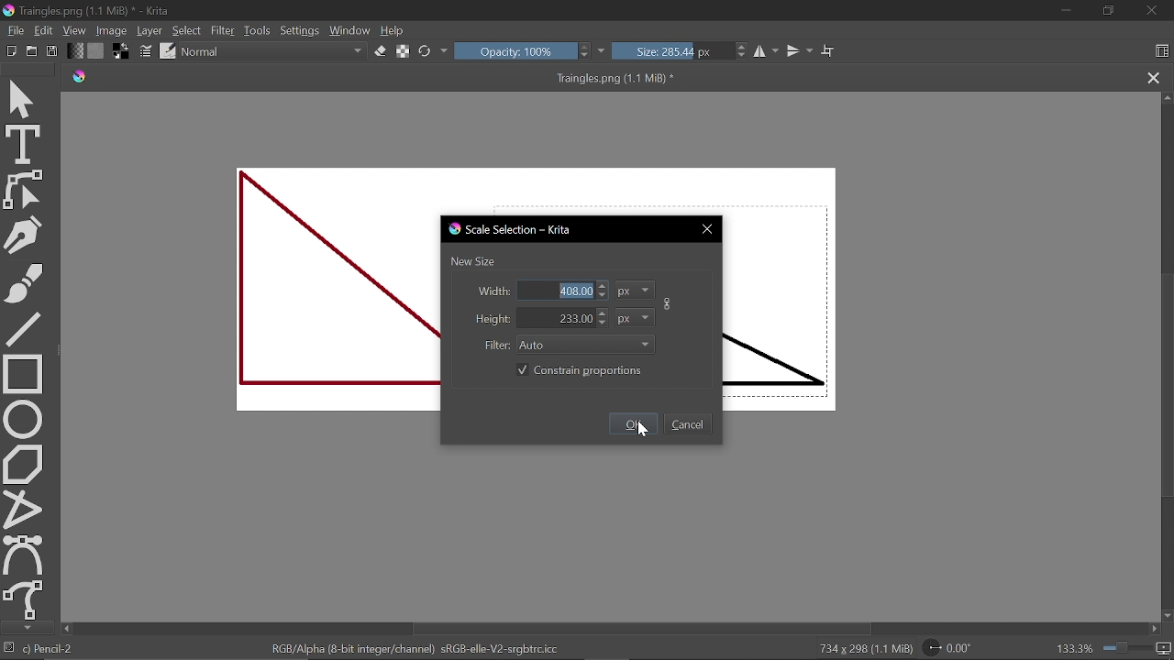 The height and width of the screenshot is (660, 1174). What do you see at coordinates (635, 423) in the screenshot?
I see `Ok` at bounding box center [635, 423].